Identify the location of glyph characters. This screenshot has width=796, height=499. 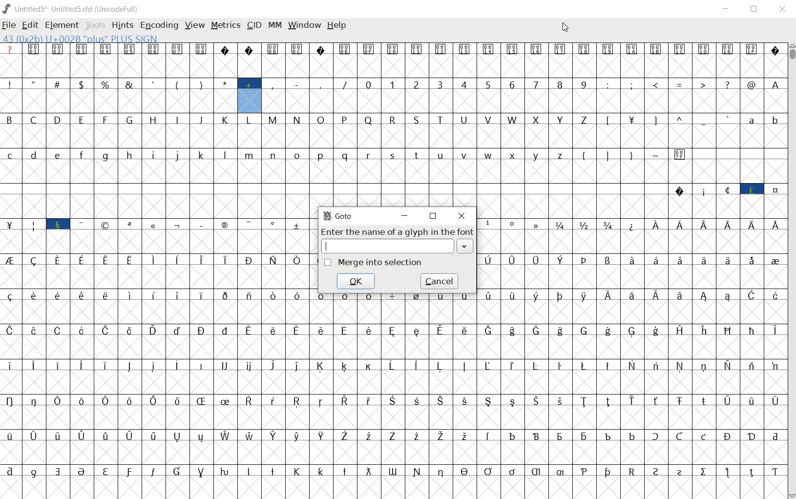
(558, 113).